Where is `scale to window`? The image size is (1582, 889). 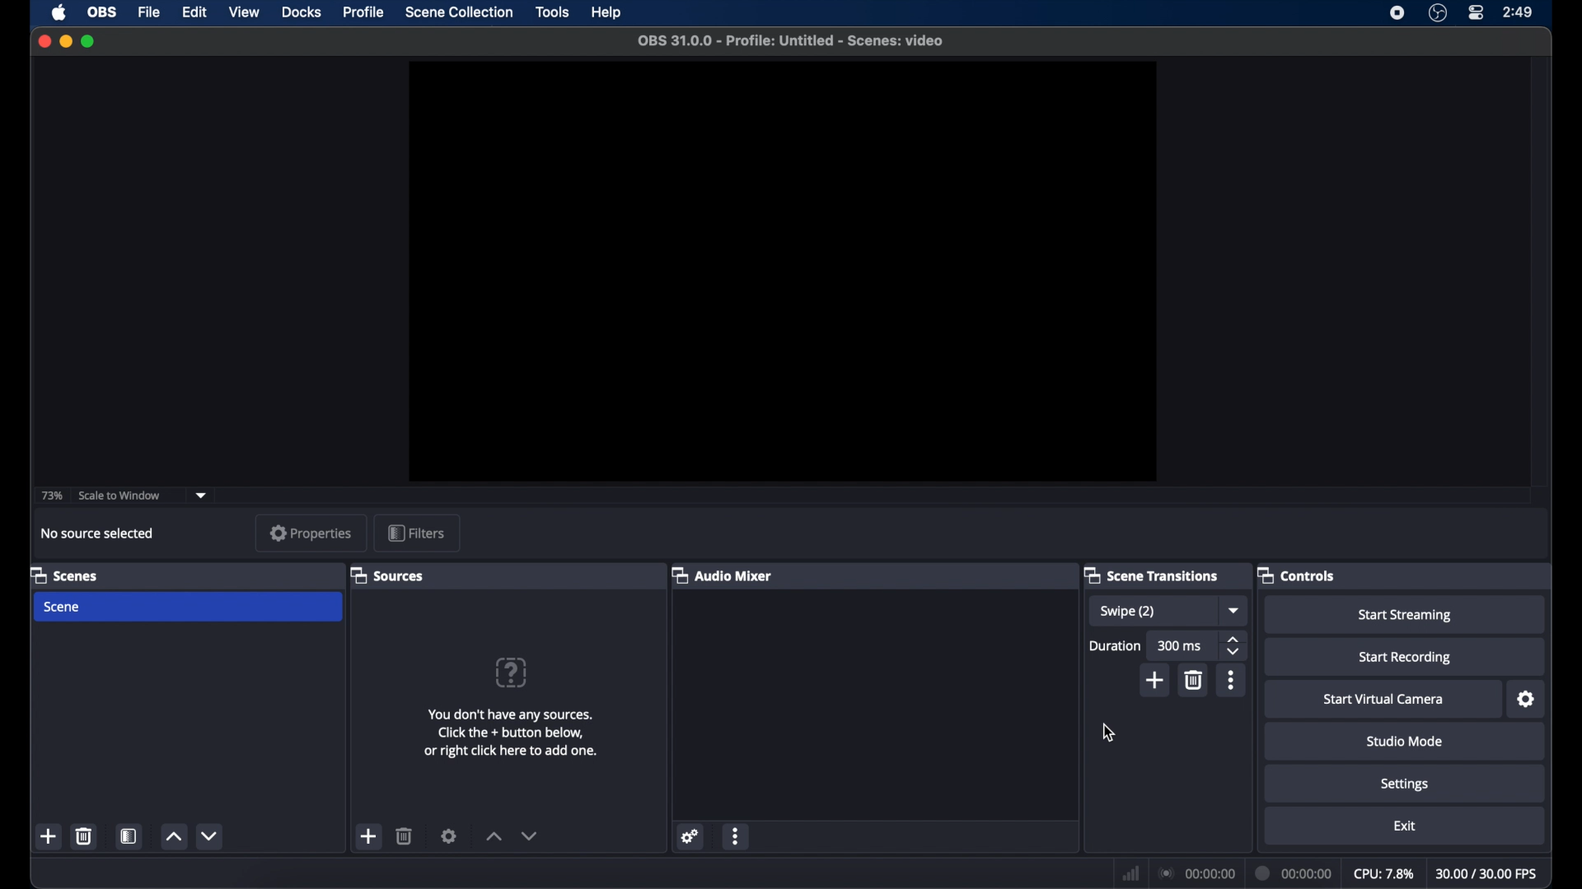
scale to window is located at coordinates (120, 496).